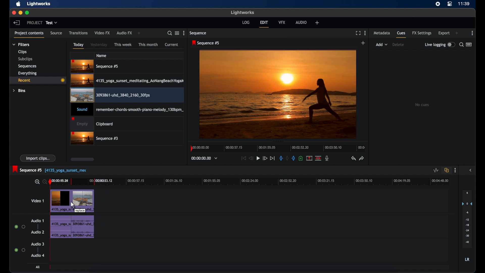  I want to click on cues, so click(401, 35).